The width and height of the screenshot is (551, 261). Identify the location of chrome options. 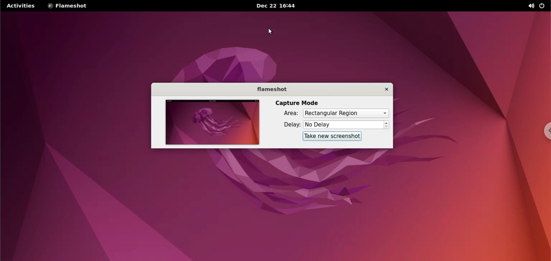
(544, 131).